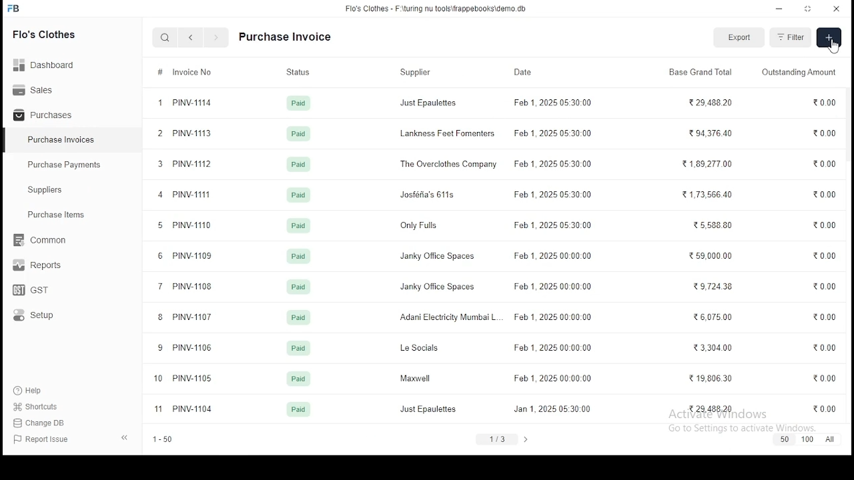  I want to click on 29,488.20, so click(711, 408).